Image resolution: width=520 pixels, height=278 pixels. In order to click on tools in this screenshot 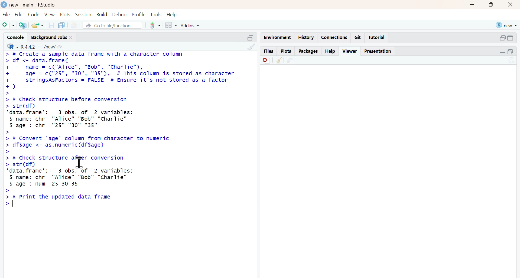, I will do `click(157, 15)`.